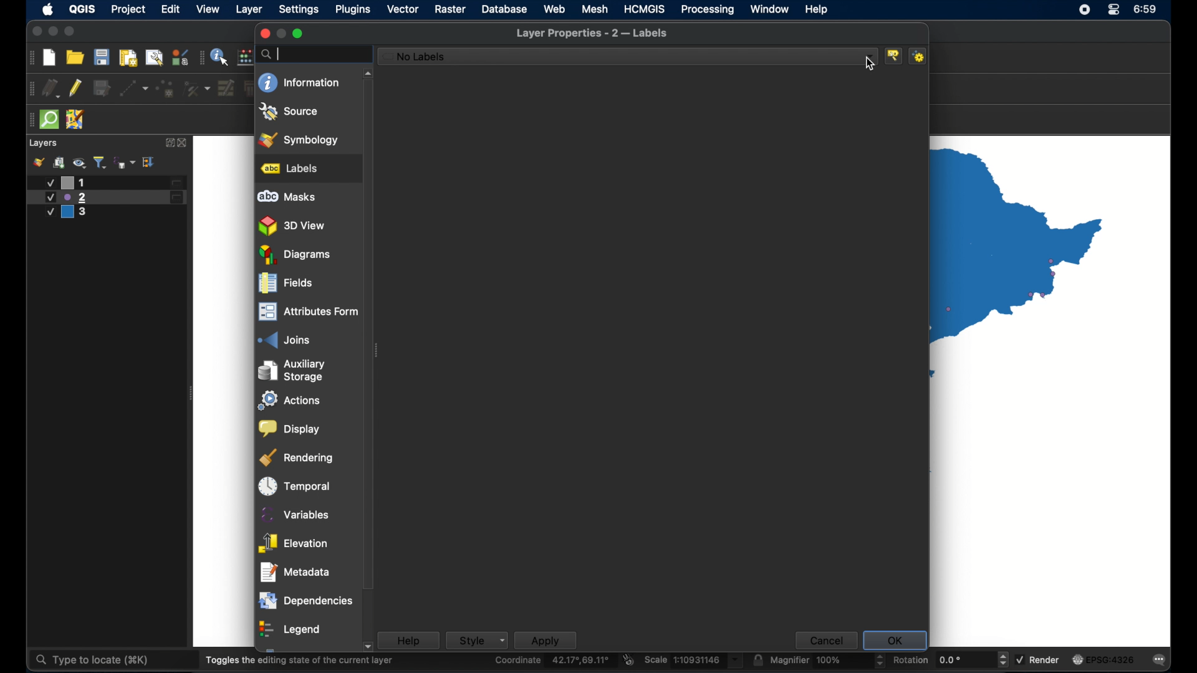 The height and width of the screenshot is (673, 1197). Describe the element at coordinates (450, 9) in the screenshot. I see `raster` at that location.